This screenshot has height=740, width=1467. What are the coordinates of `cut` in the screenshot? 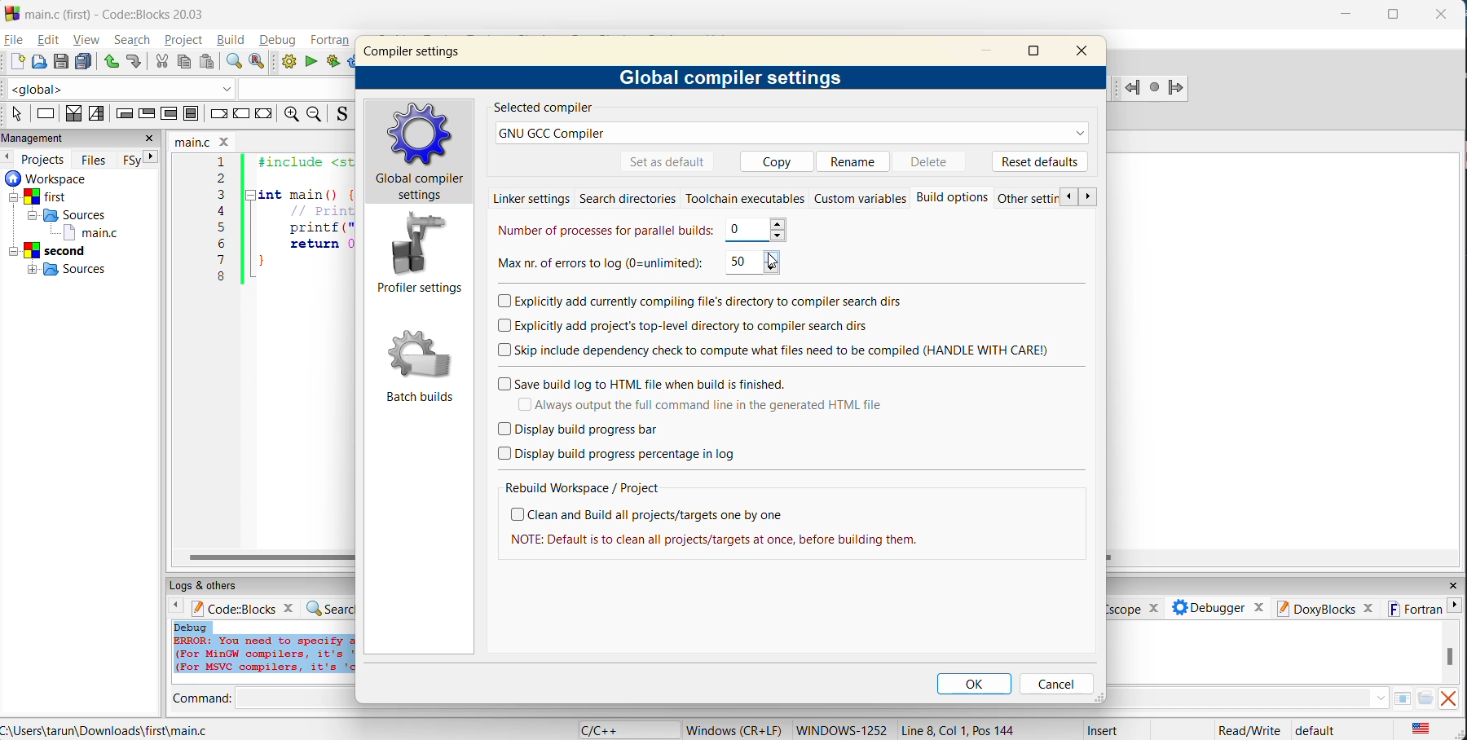 It's located at (158, 63).